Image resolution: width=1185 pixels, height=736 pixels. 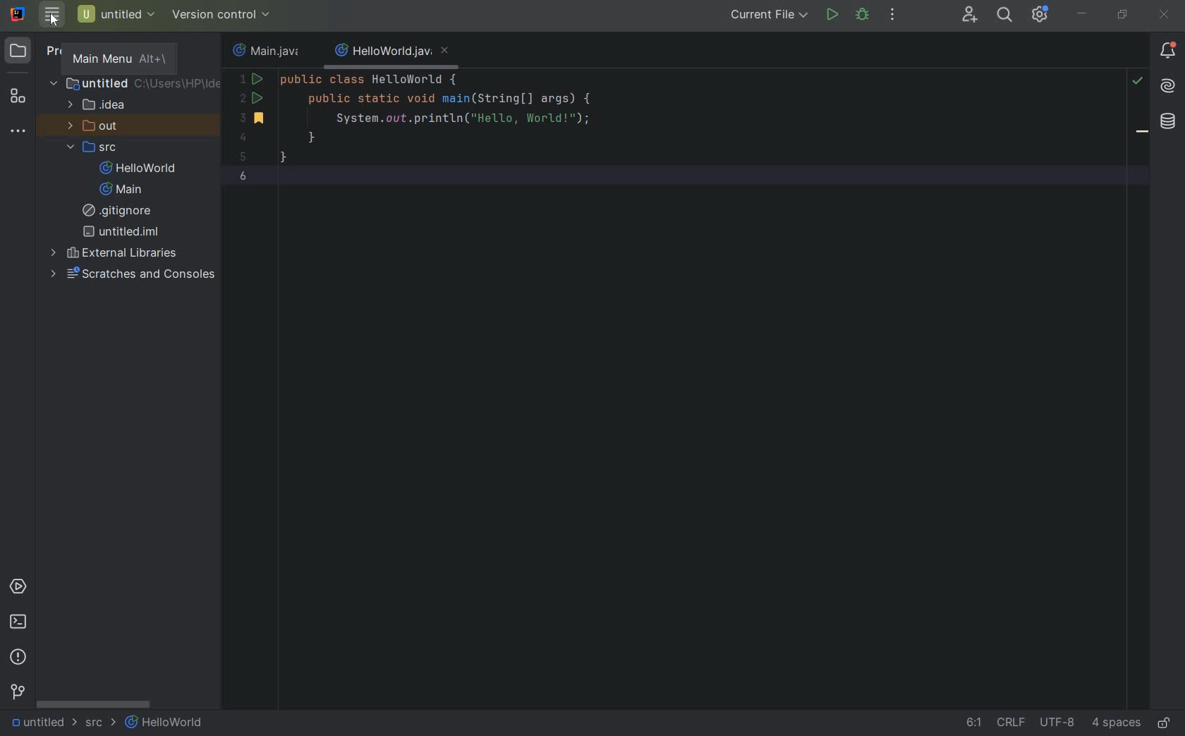 What do you see at coordinates (92, 125) in the screenshot?
I see `OUT` at bounding box center [92, 125].